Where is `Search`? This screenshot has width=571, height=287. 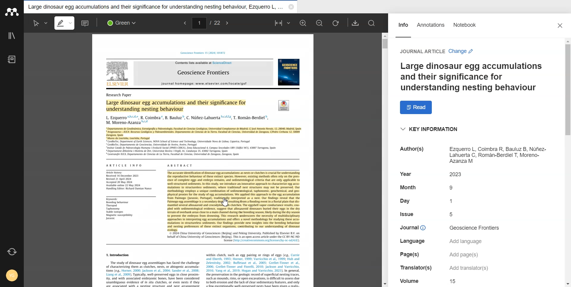 Search is located at coordinates (373, 23).